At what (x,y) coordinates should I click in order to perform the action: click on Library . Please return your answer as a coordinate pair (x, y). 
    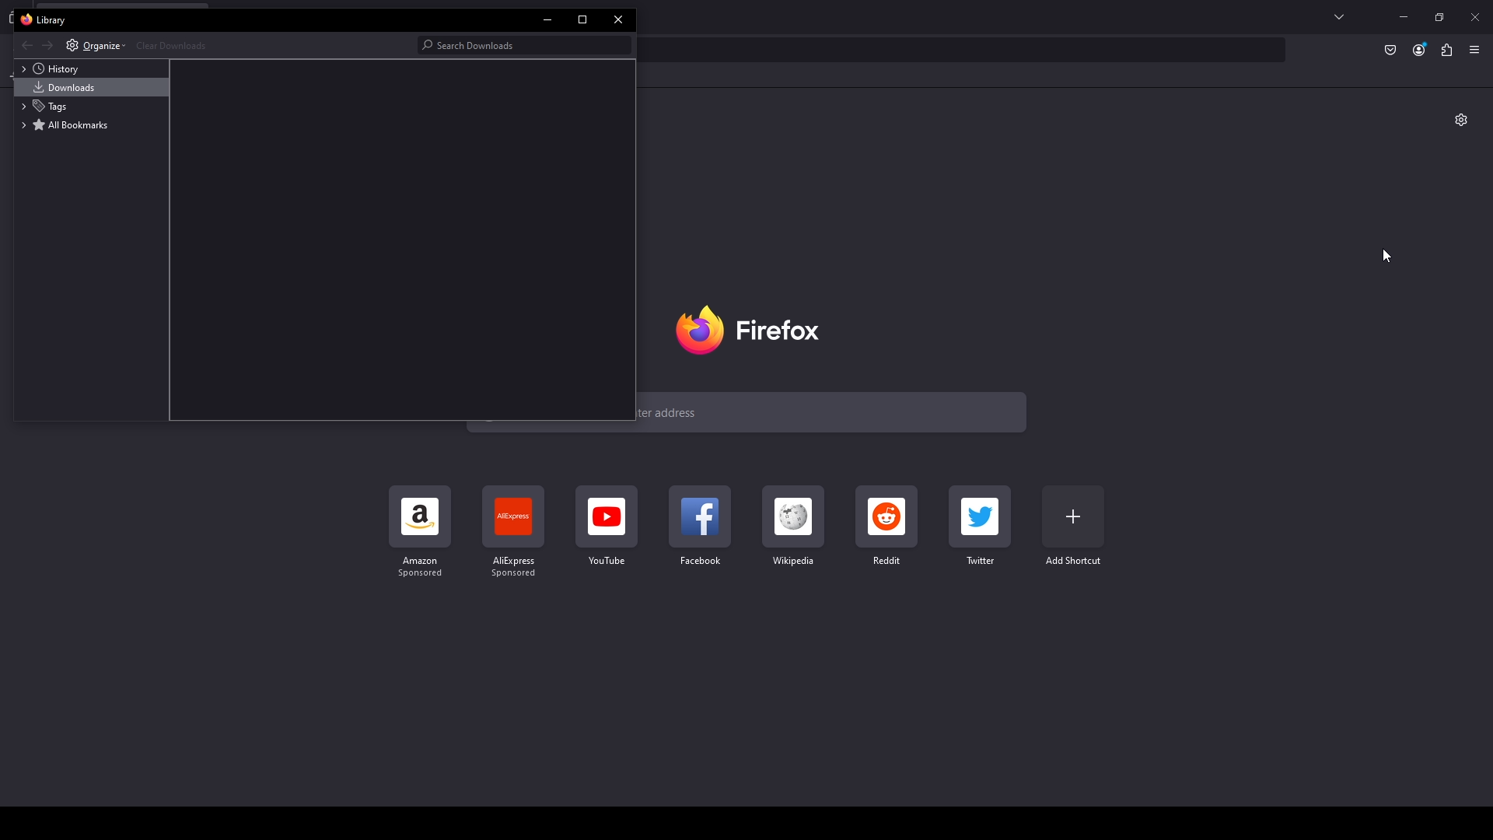
    Looking at the image, I should click on (48, 21).